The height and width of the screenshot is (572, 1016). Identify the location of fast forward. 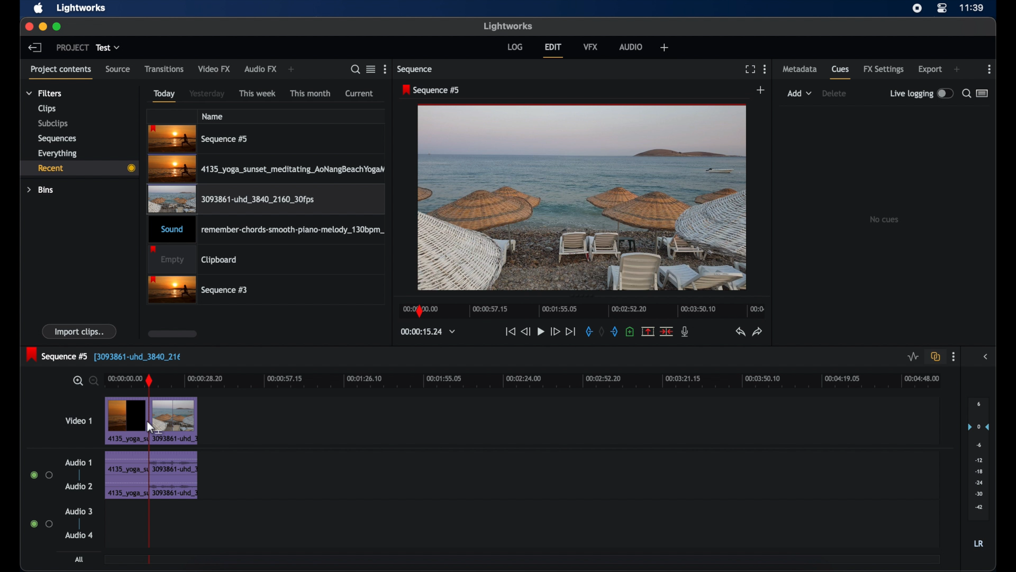
(555, 332).